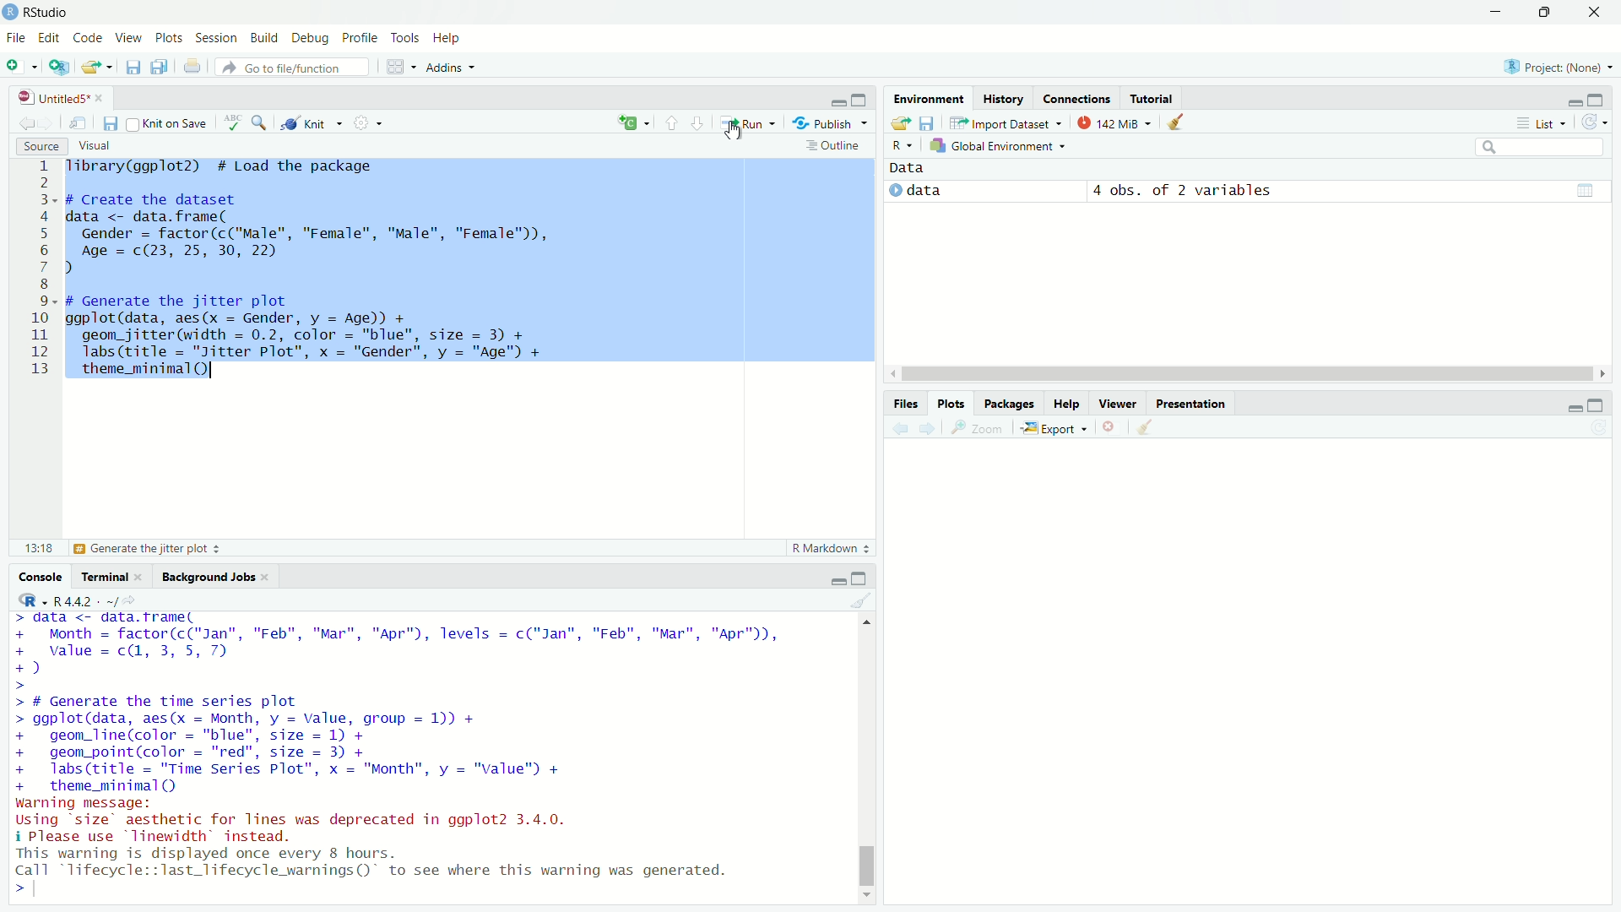 This screenshot has height=912, width=1621. Describe the element at coordinates (862, 600) in the screenshot. I see `clear console` at that location.